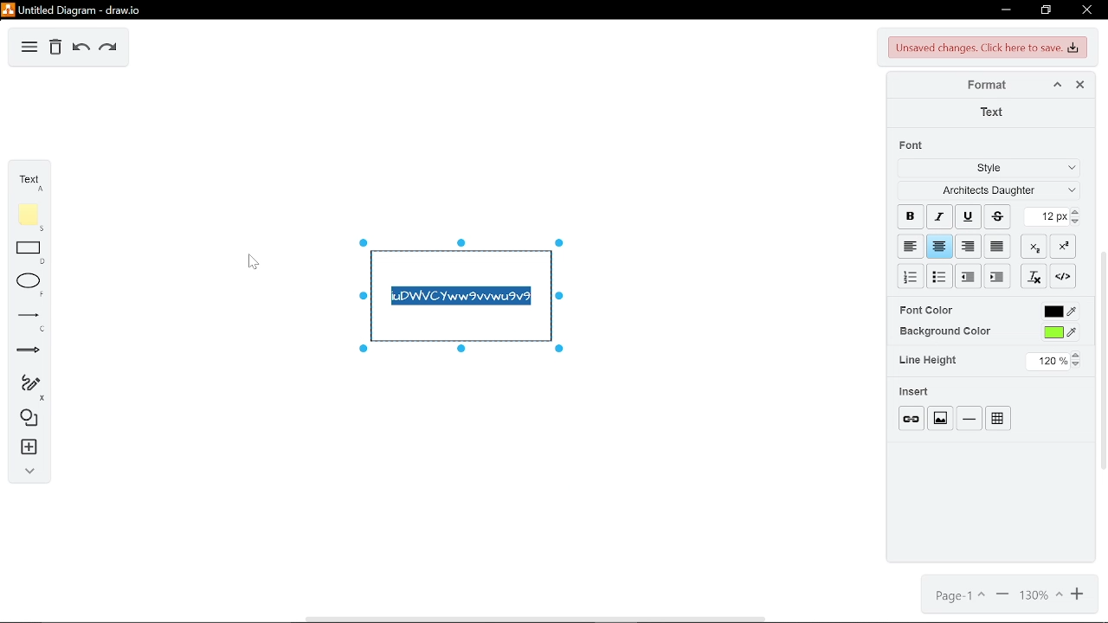 The height and width of the screenshot is (623, 1108). I want to click on zoom in, so click(1075, 597).